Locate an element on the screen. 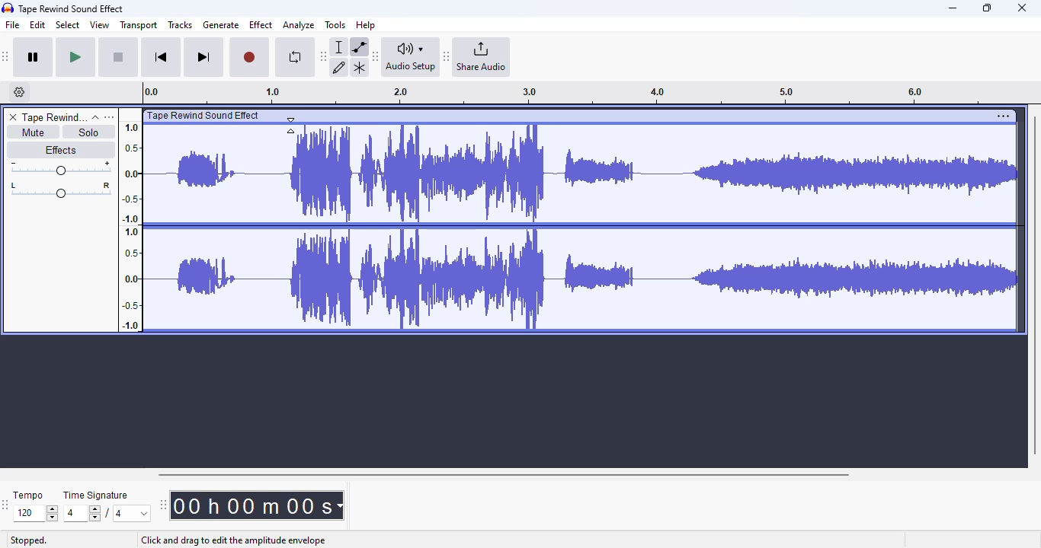  timeline options is located at coordinates (20, 92).